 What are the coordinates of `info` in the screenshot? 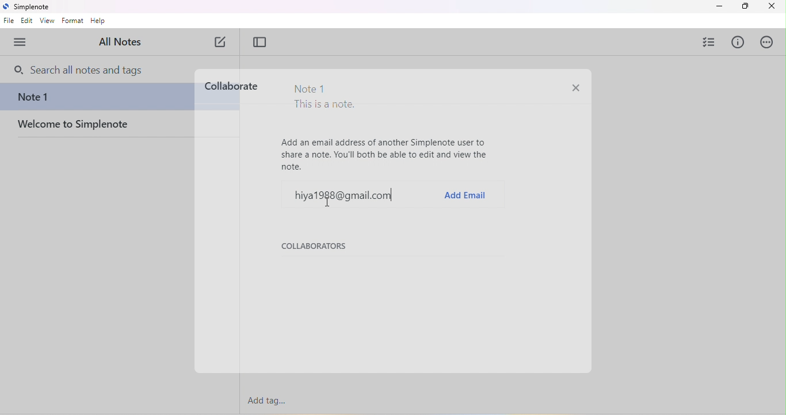 It's located at (737, 42).